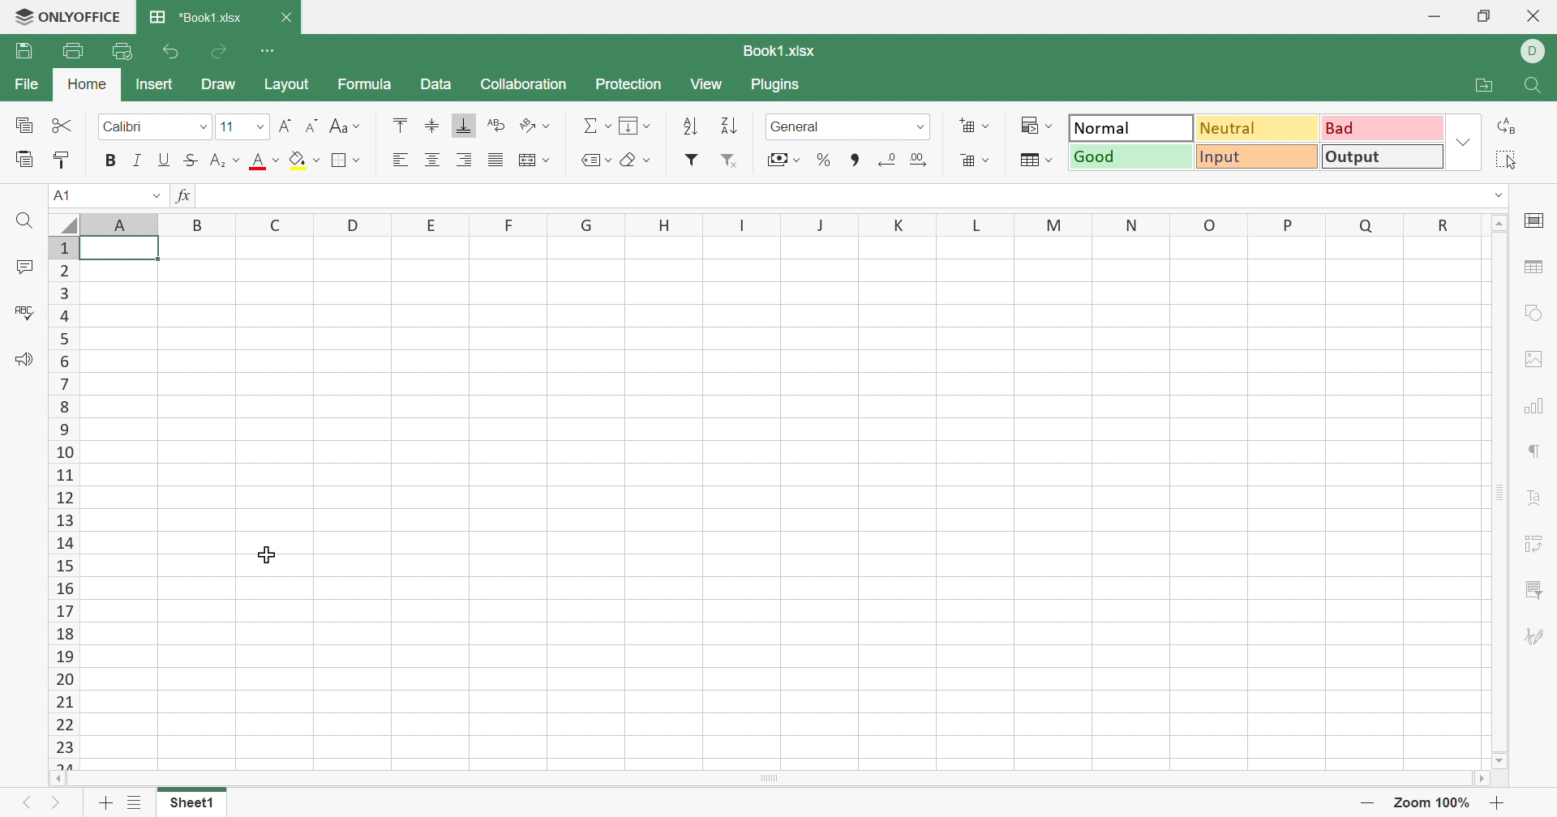  Describe the element at coordinates (1535, 635) in the screenshot. I see `Signature settings` at that location.